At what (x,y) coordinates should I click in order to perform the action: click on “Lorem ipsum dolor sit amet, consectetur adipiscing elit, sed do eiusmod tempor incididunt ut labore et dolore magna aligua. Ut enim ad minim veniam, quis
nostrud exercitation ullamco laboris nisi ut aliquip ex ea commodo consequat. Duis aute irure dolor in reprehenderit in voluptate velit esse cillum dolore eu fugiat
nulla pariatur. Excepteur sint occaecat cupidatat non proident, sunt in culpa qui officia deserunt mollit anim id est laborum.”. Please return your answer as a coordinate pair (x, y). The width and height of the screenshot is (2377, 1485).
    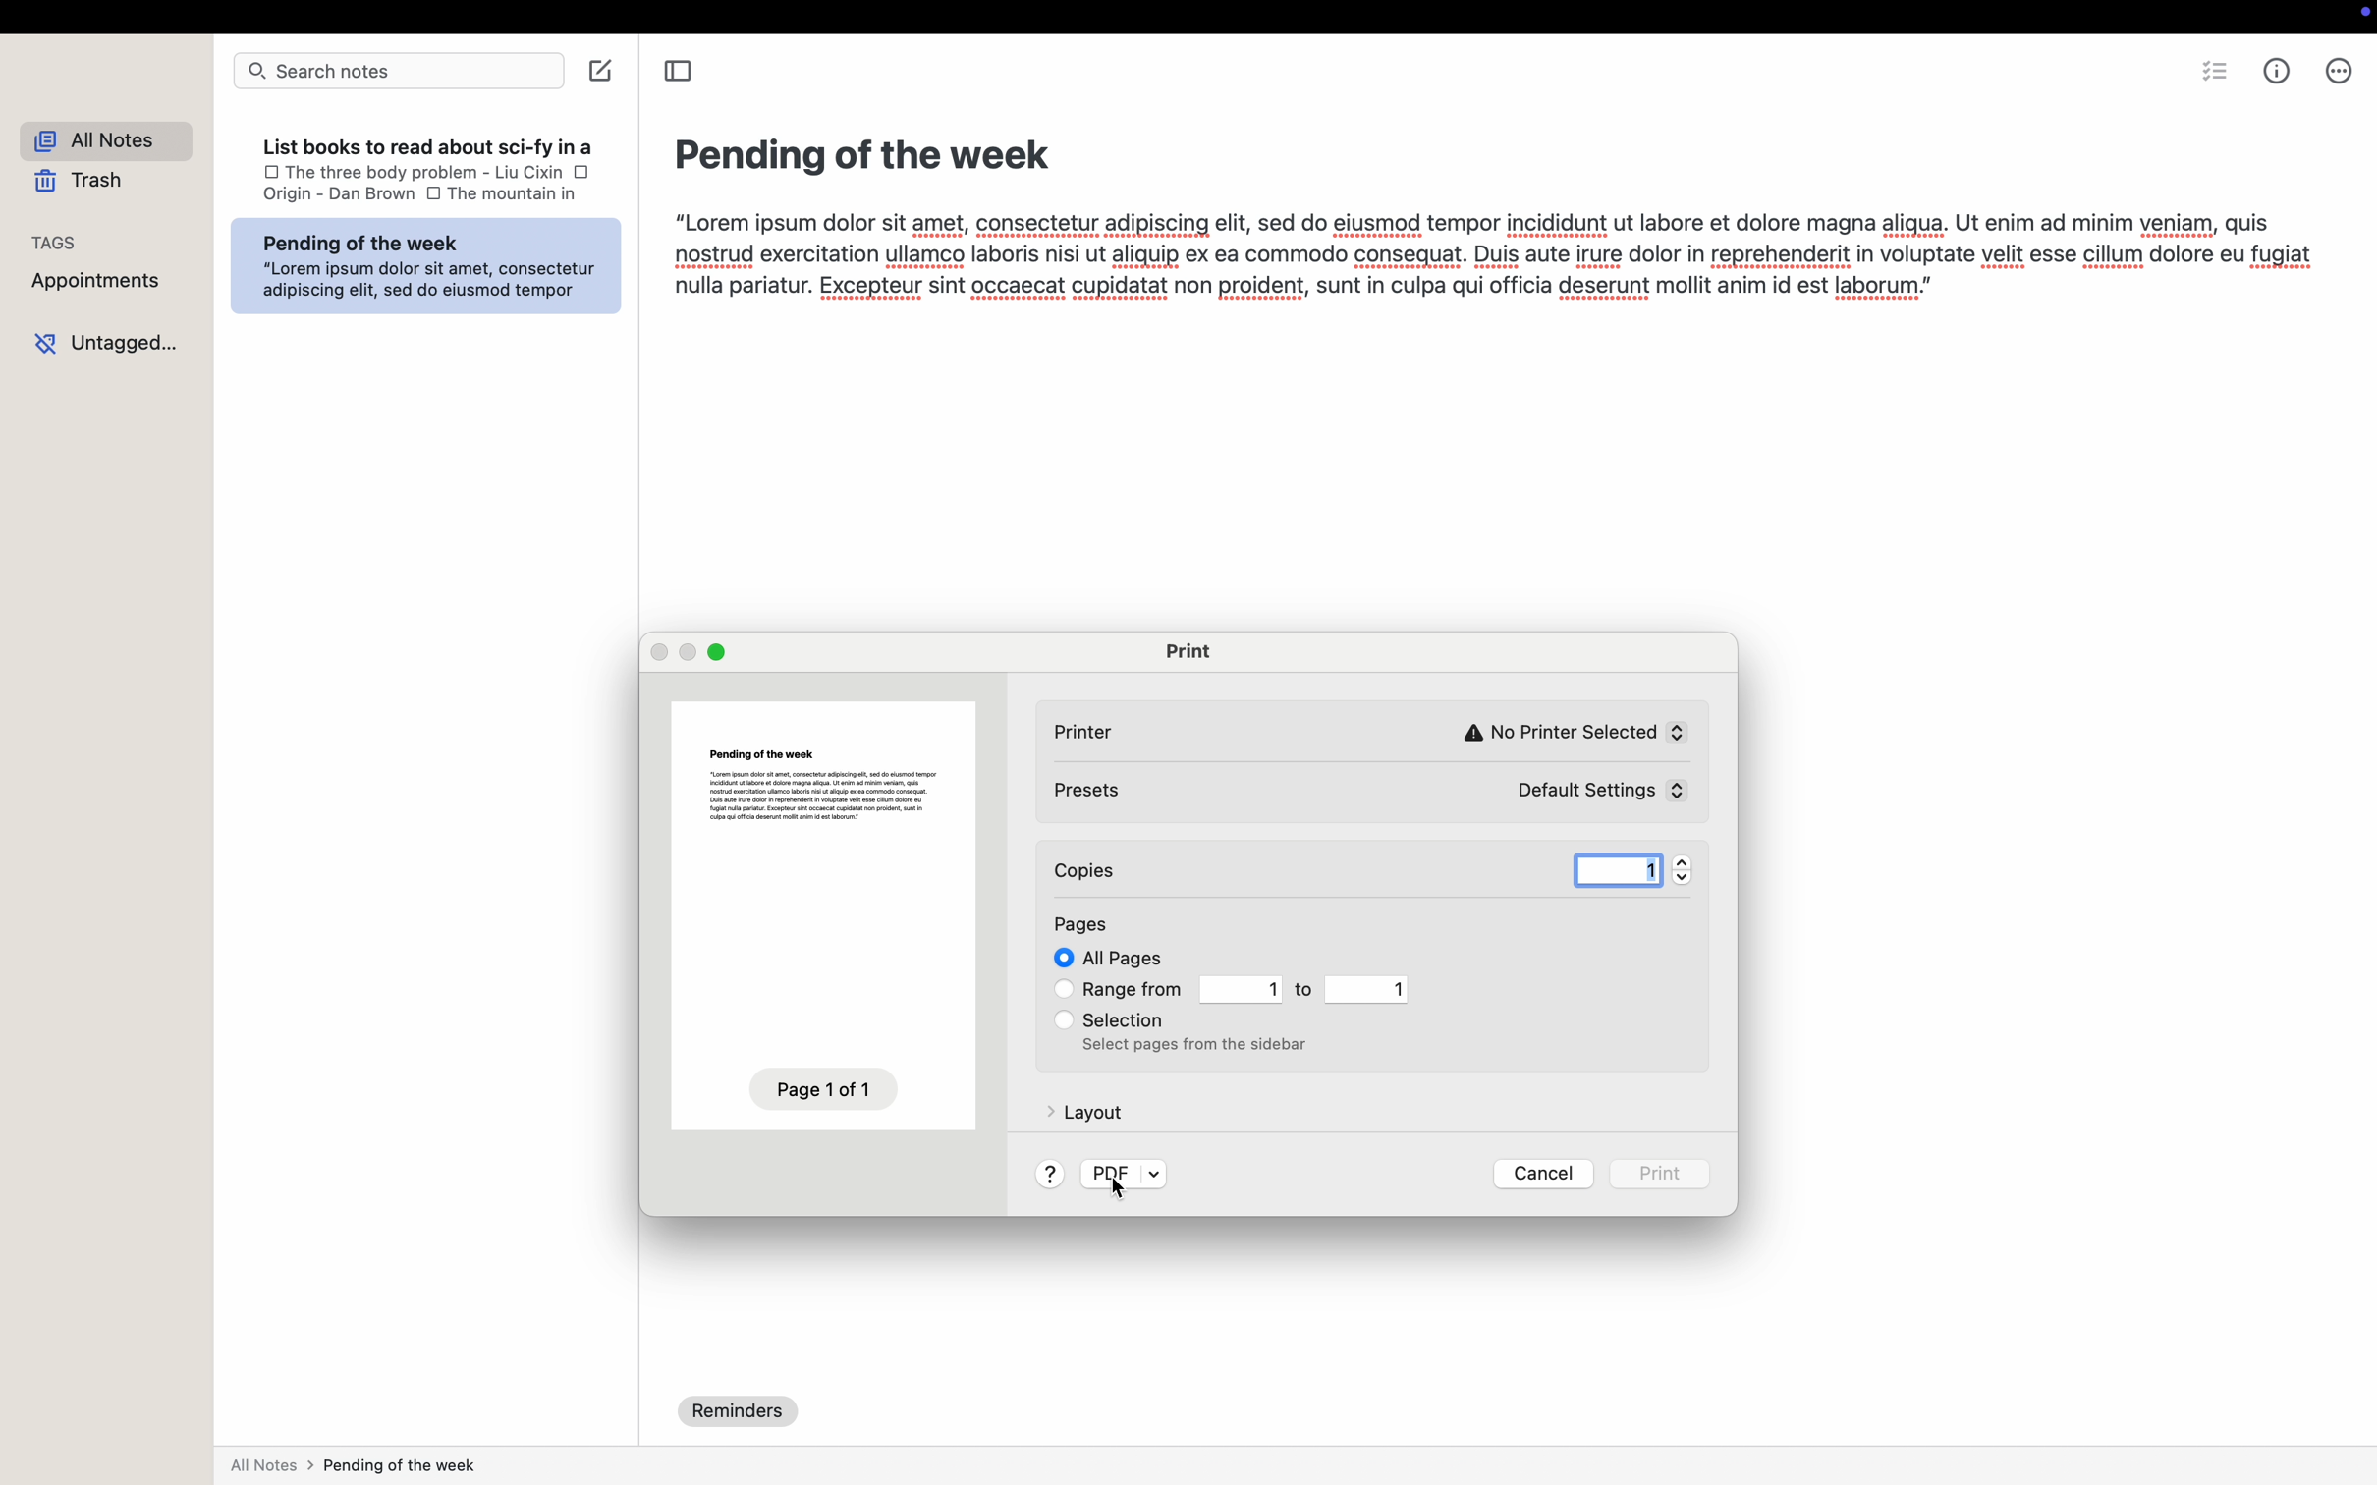
    Looking at the image, I should click on (1483, 256).